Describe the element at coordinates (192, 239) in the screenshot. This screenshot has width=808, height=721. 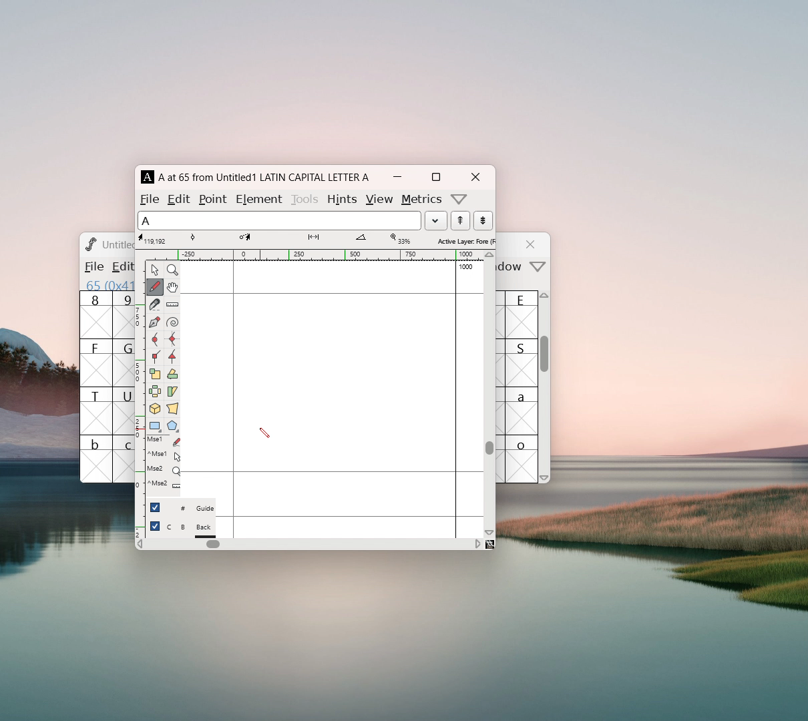
I see `tangent` at that location.